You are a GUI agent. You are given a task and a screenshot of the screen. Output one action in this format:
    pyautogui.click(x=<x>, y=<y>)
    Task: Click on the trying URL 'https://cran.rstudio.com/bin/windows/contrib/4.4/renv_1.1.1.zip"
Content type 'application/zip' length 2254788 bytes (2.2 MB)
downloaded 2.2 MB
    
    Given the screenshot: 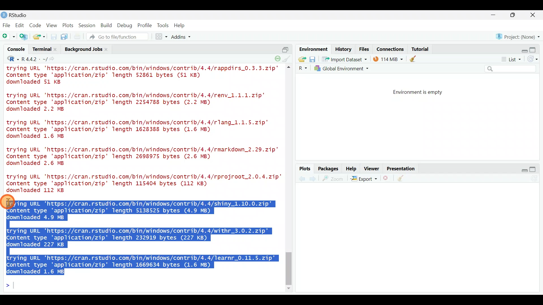 What is the action you would take?
    pyautogui.click(x=143, y=103)
    